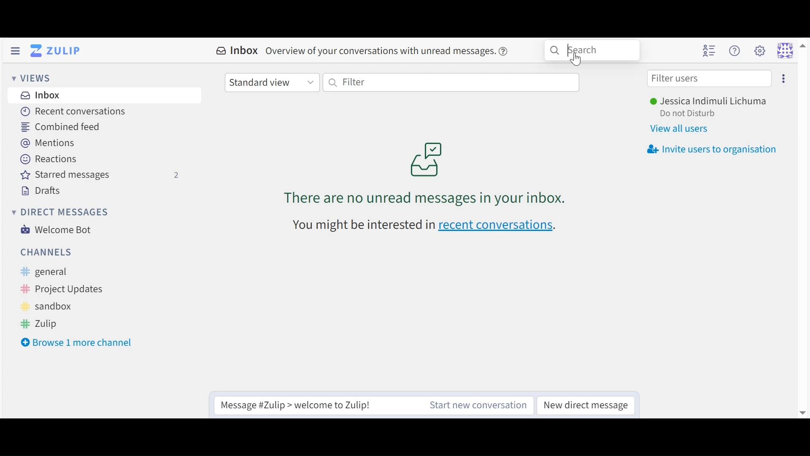 This screenshot has height=456, width=810. I want to click on Personal menu, so click(785, 49).